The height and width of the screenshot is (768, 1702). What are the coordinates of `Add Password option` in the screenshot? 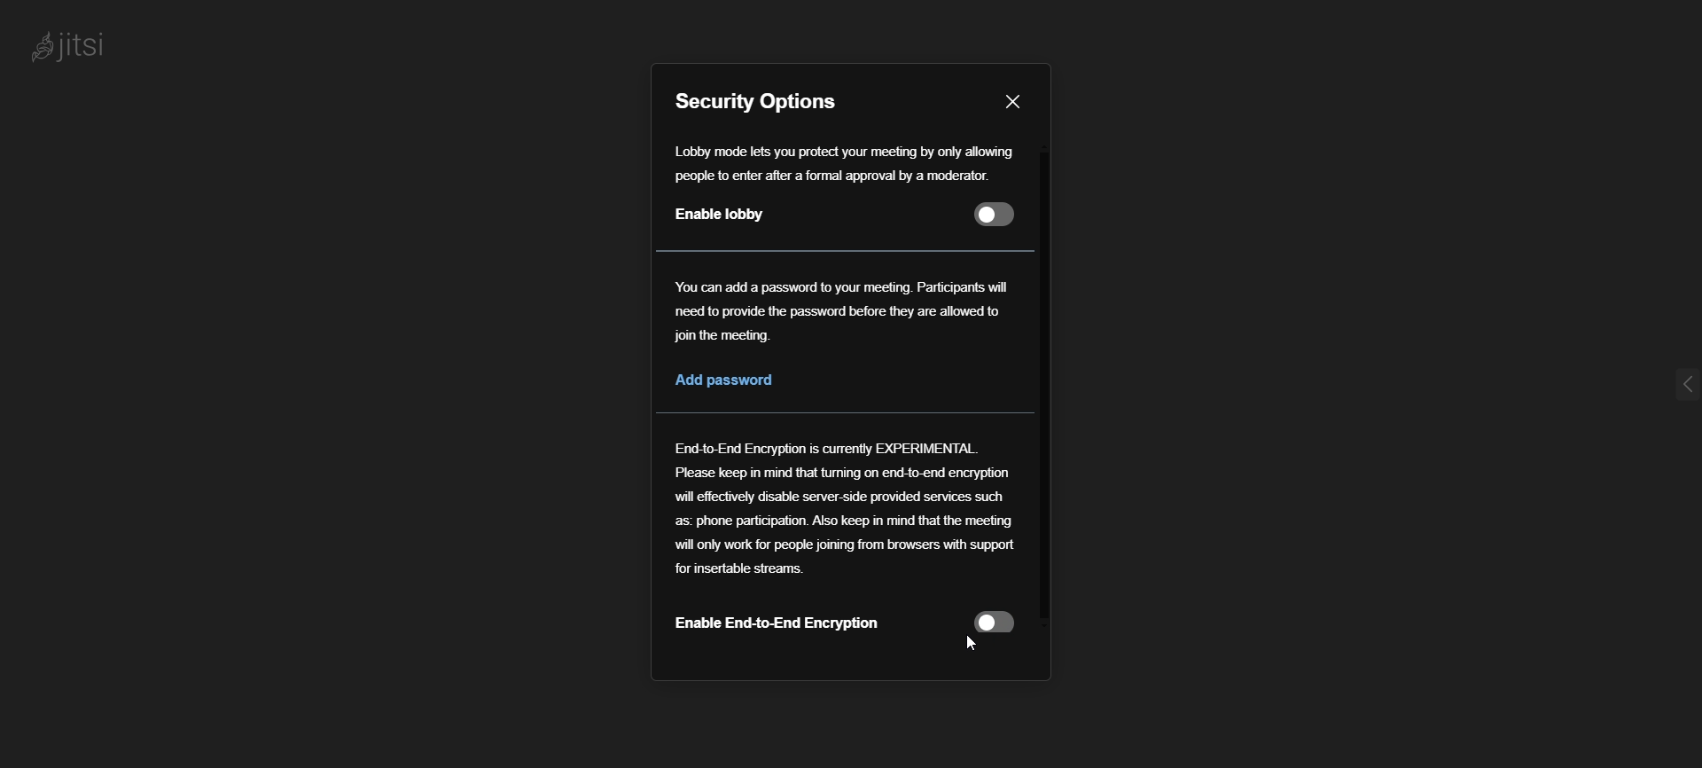 It's located at (740, 379).